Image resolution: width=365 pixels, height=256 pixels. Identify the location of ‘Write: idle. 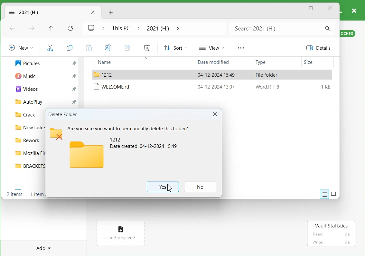
(331, 242).